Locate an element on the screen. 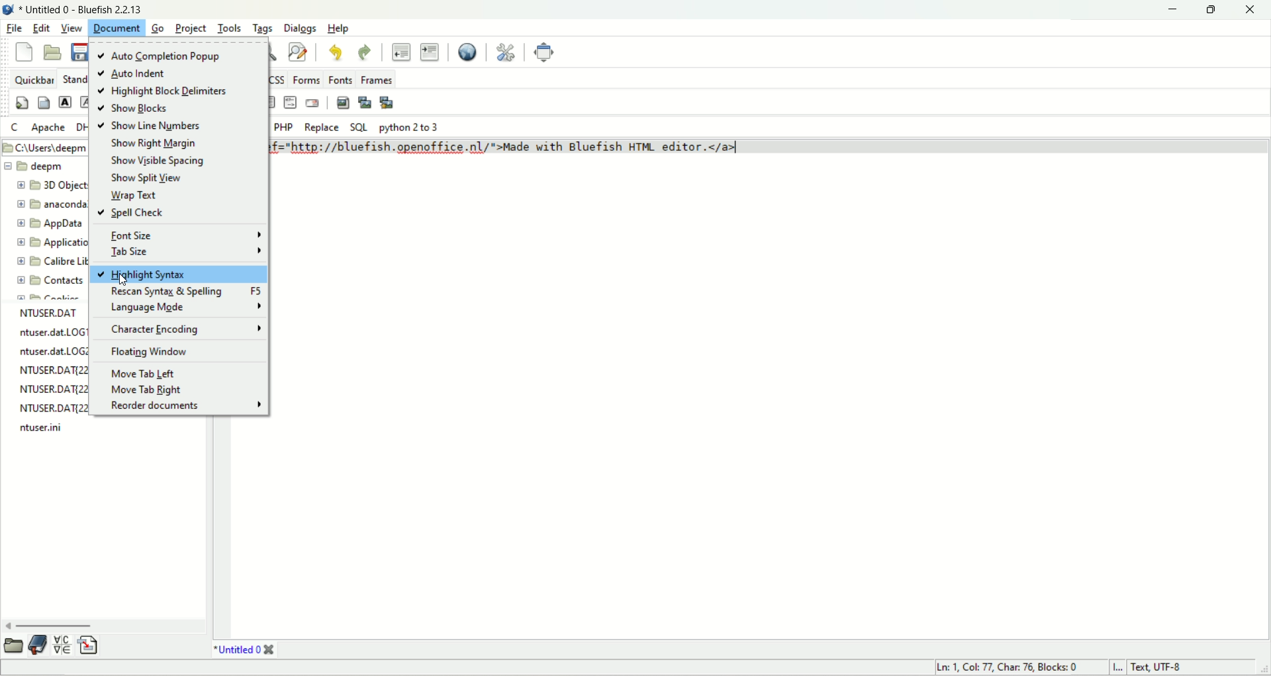  insert images is located at coordinates (342, 103).